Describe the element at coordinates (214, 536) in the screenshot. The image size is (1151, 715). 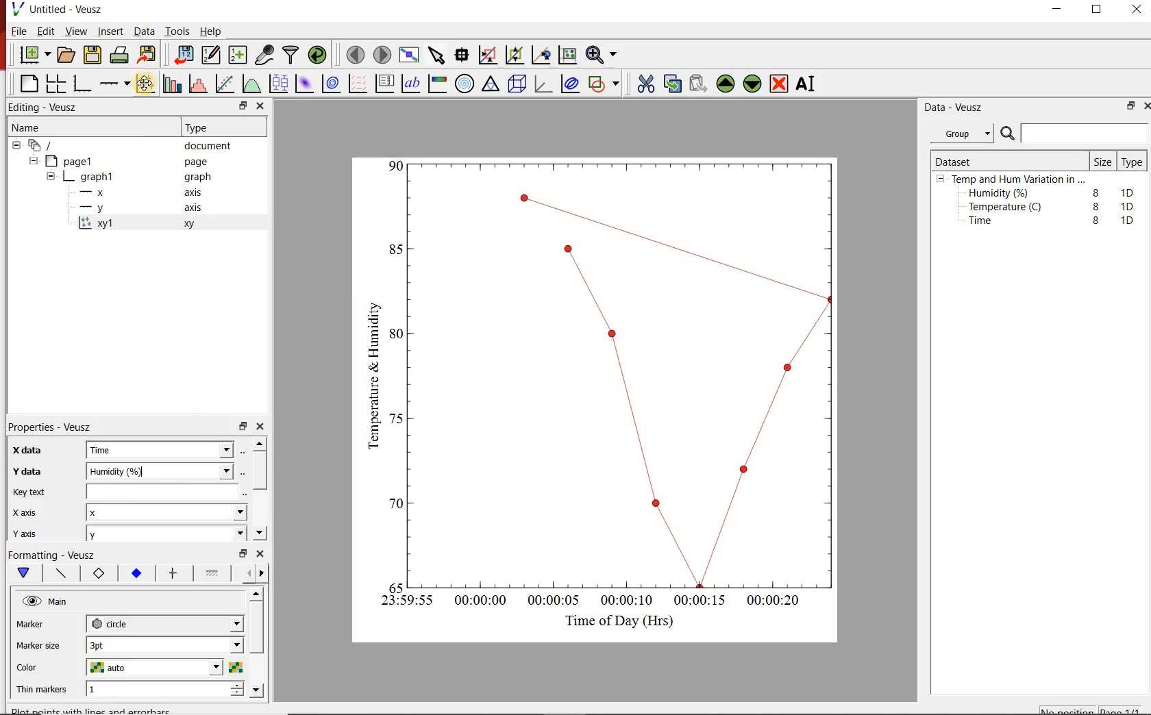
I see `y axis dropdown` at that location.